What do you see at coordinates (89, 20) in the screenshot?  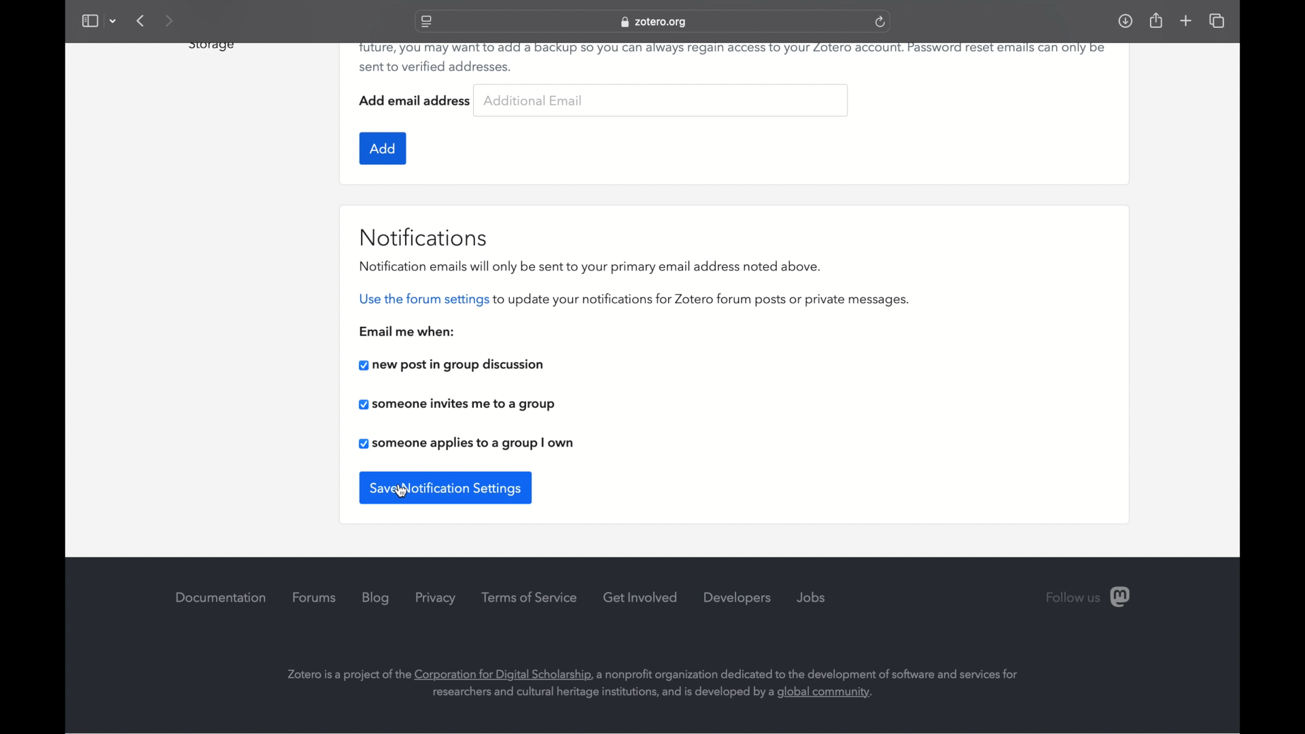 I see `show sidebar` at bounding box center [89, 20].